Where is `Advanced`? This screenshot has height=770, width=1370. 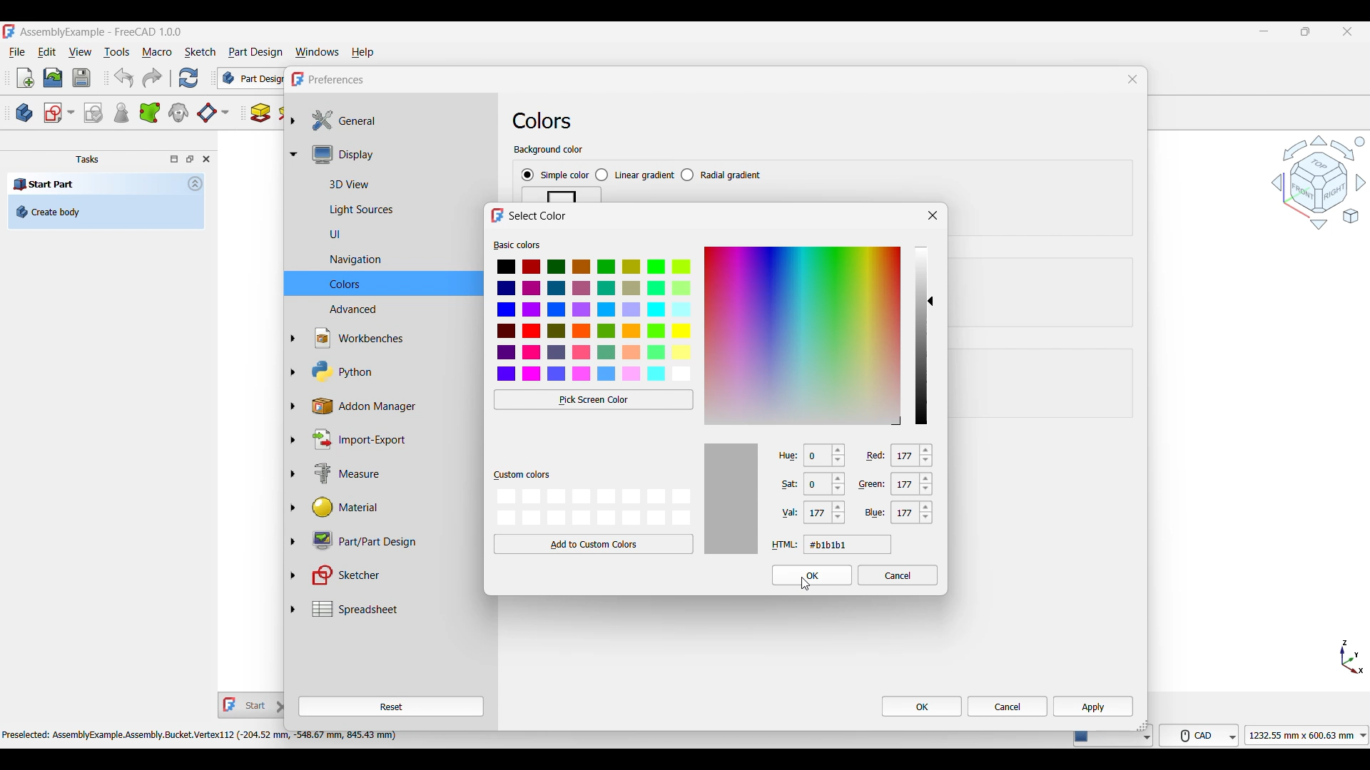 Advanced is located at coordinates (392, 308).